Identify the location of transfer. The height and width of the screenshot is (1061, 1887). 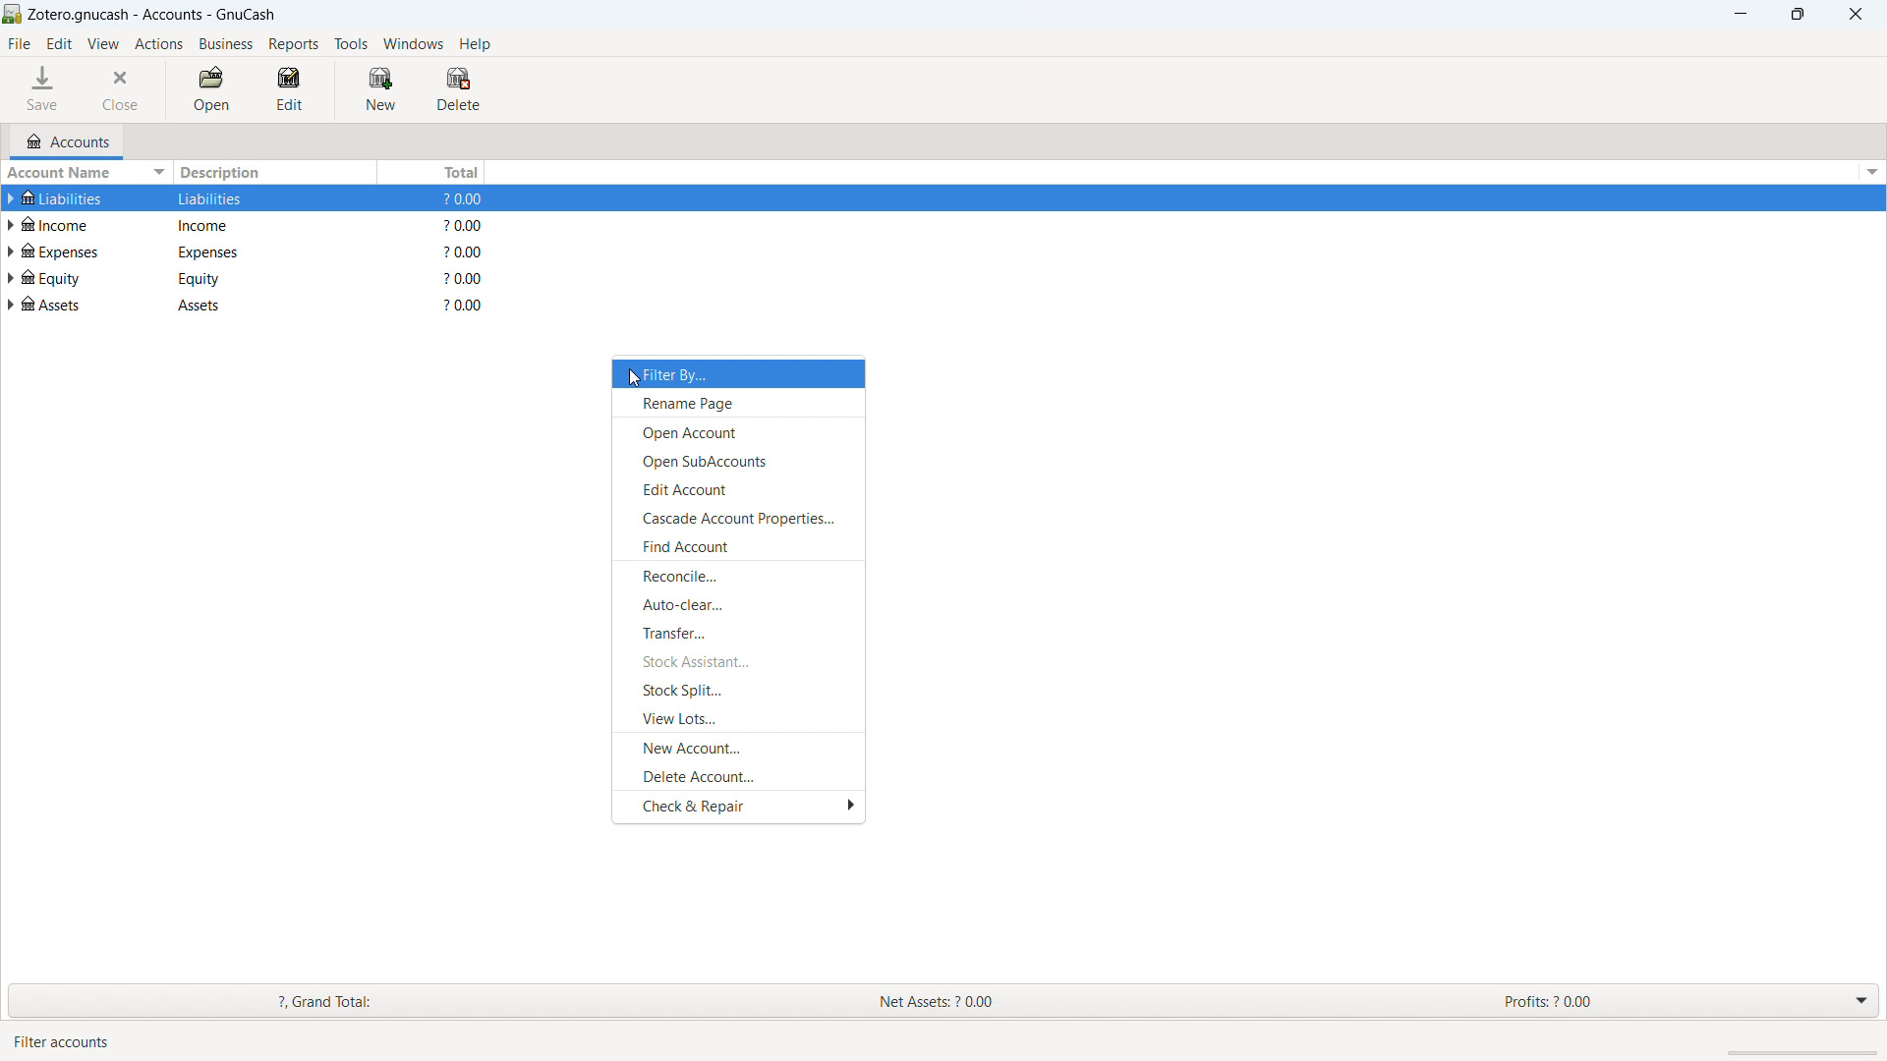
(738, 631).